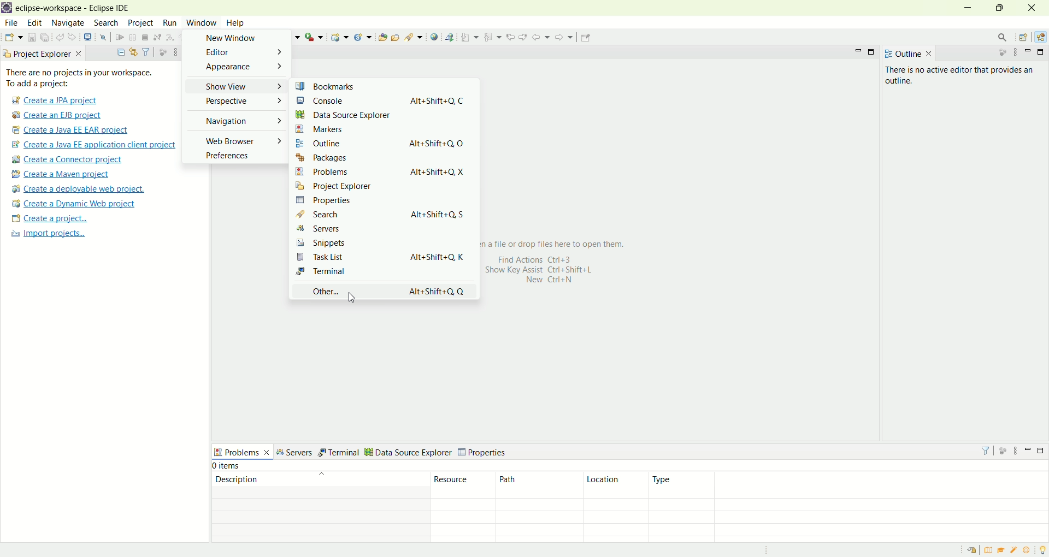  I want to click on open web browser, so click(434, 37).